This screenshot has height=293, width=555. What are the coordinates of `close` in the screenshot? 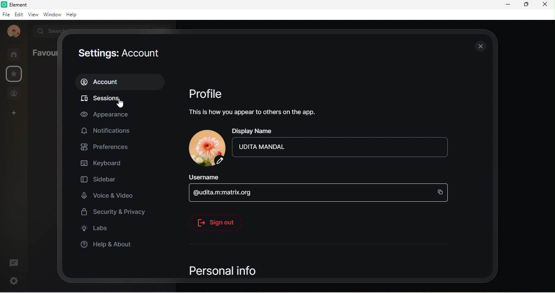 It's located at (544, 4).